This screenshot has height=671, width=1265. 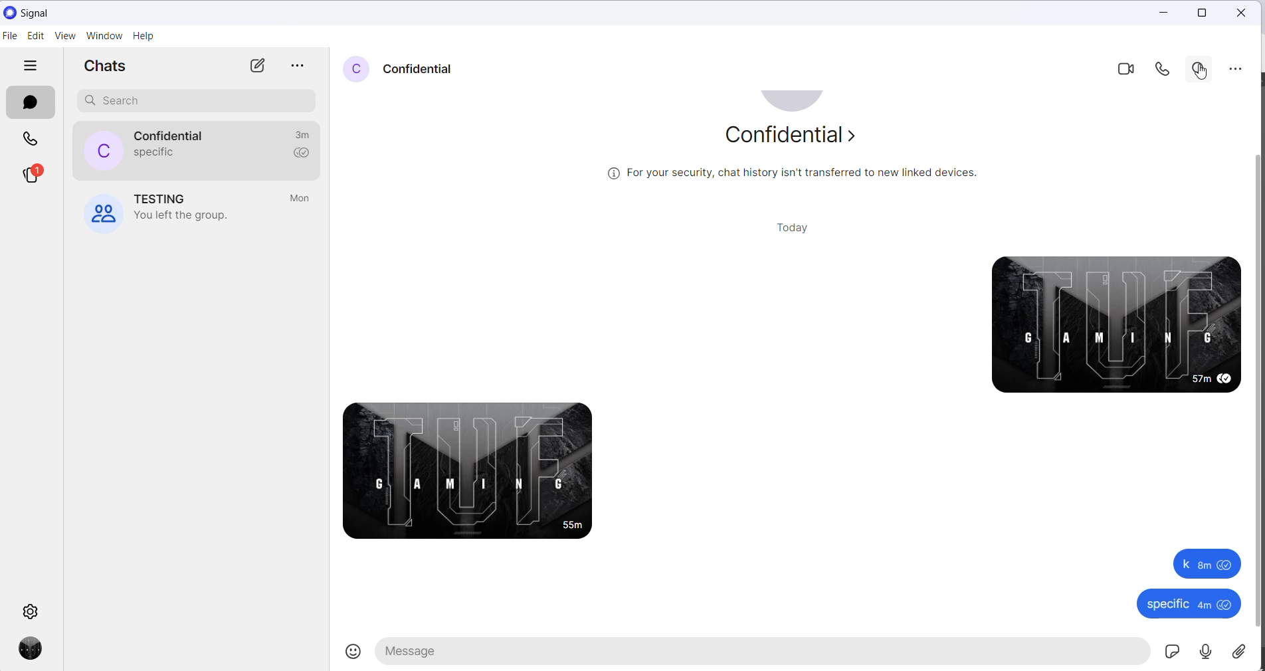 What do you see at coordinates (303, 133) in the screenshot?
I see `last active time` at bounding box center [303, 133].